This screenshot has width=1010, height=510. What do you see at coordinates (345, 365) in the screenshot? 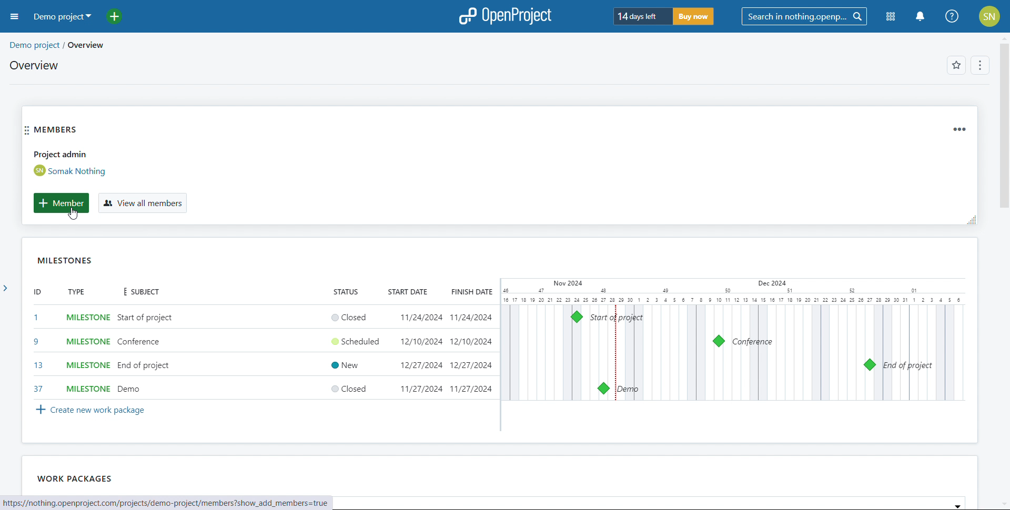
I see `New` at bounding box center [345, 365].